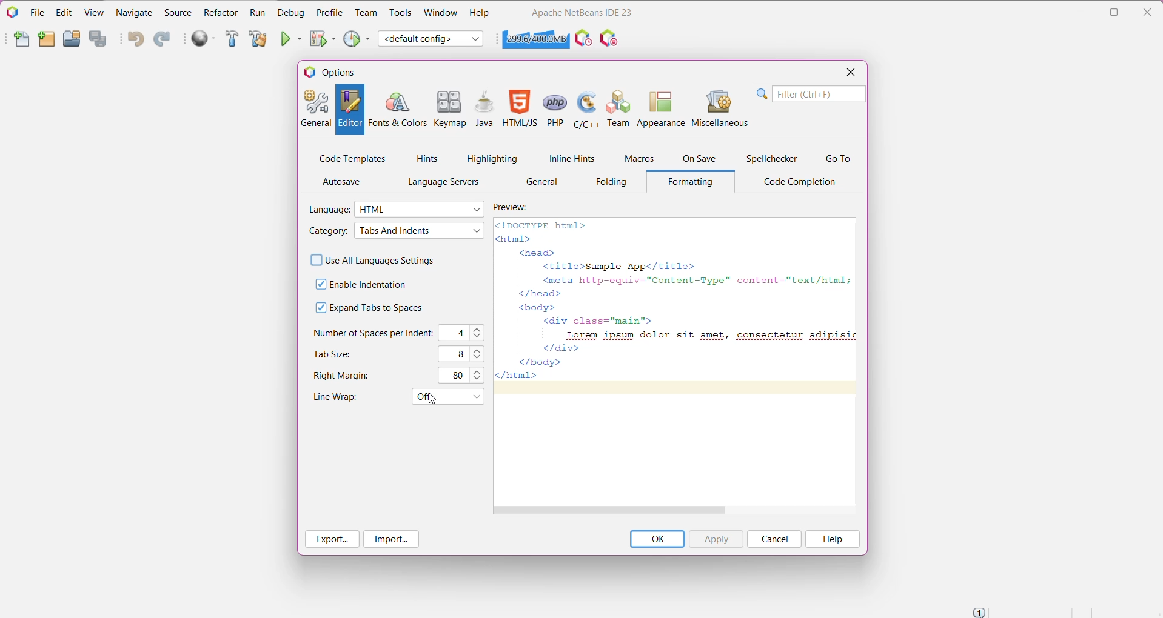 This screenshot has width=1163, height=618. I want to click on cursor, so click(433, 400).